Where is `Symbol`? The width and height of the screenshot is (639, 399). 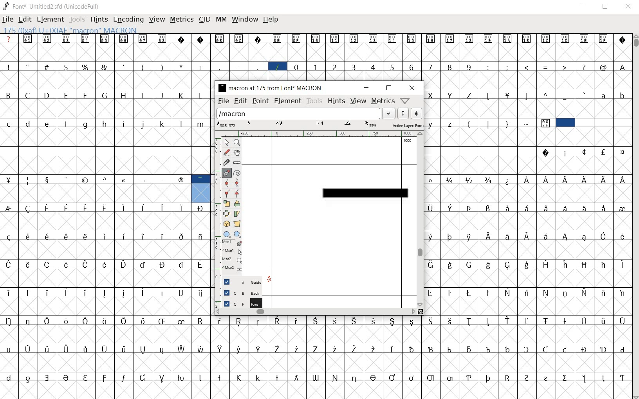
Symbol is located at coordinates (565, 123).